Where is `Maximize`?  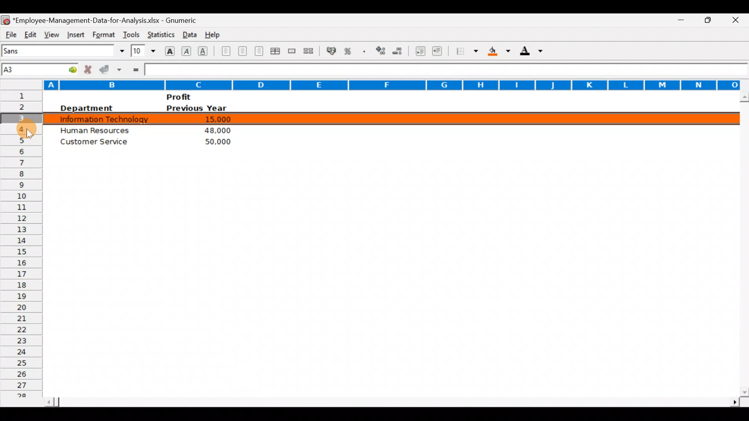 Maximize is located at coordinates (711, 19).